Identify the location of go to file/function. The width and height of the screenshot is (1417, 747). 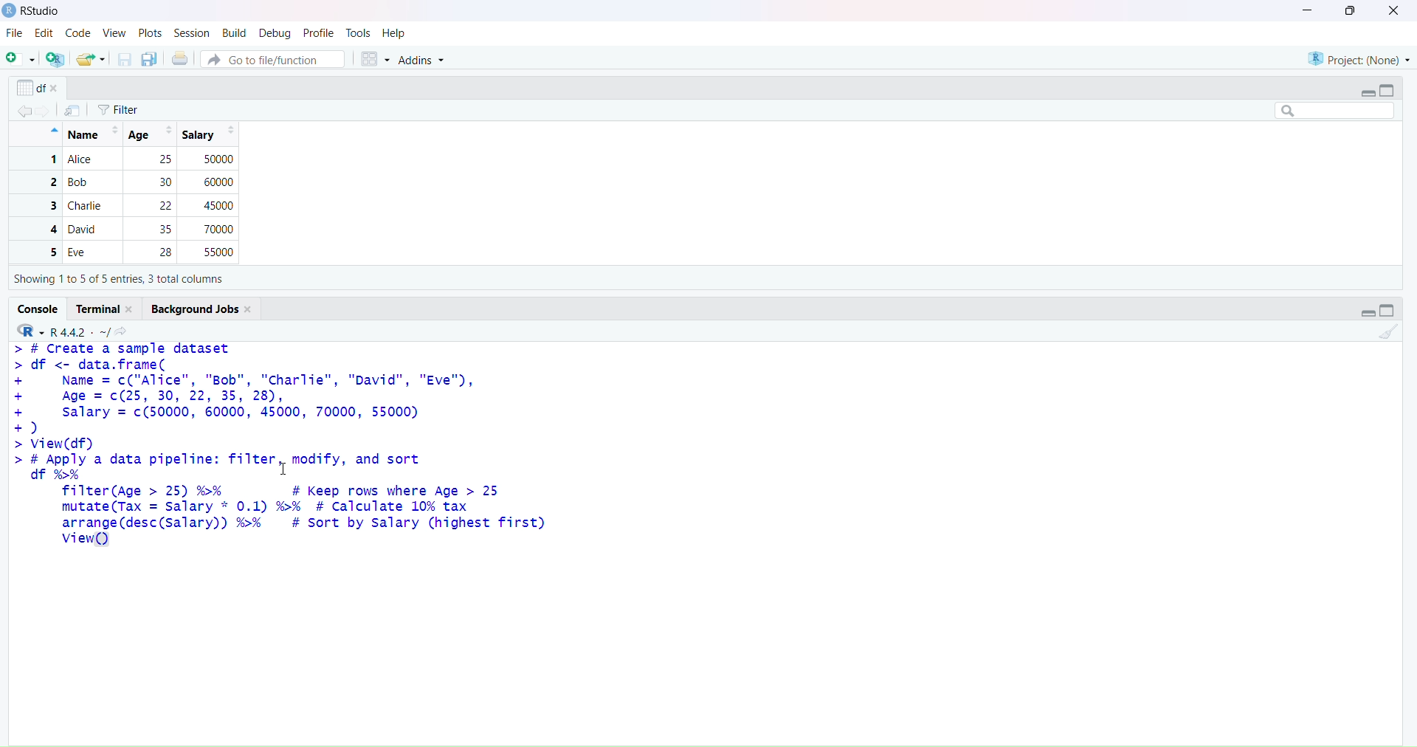
(273, 59).